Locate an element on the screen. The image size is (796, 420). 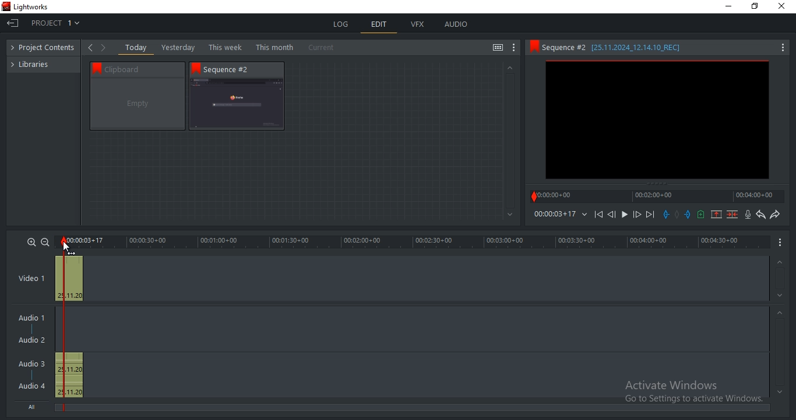
record audio is located at coordinates (749, 215).